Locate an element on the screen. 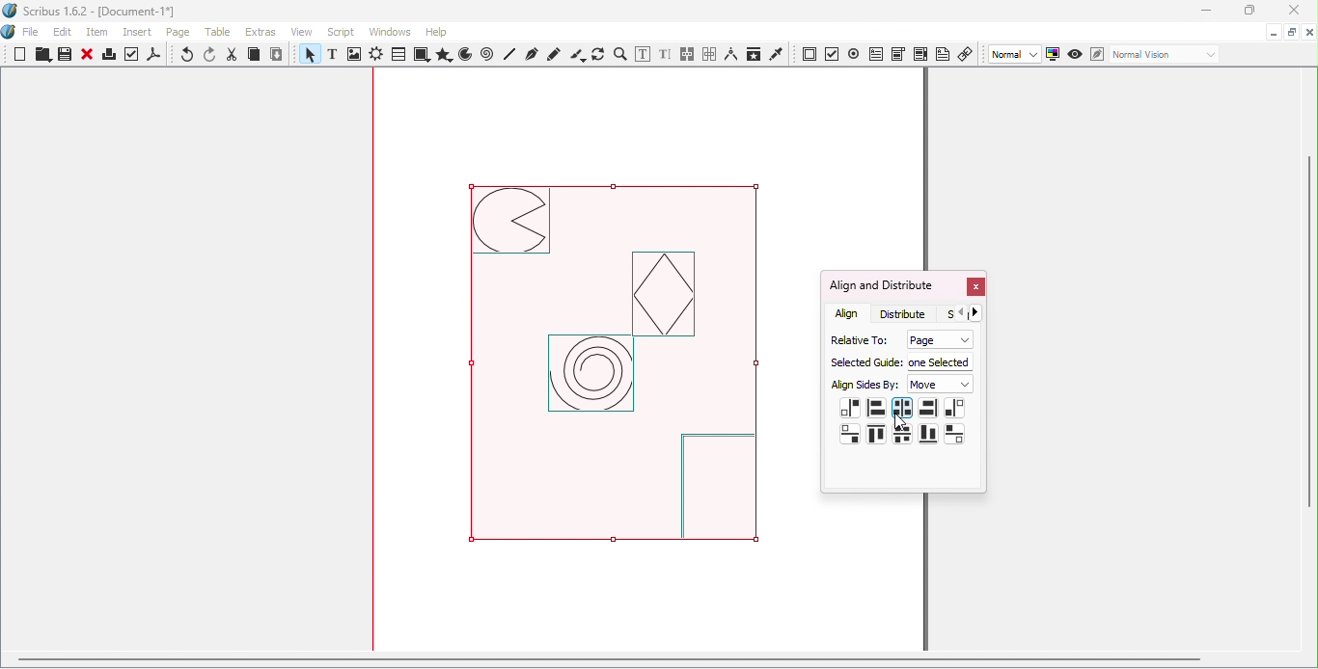 The height and width of the screenshot is (669, 1318). Link annotation is located at coordinates (967, 53).